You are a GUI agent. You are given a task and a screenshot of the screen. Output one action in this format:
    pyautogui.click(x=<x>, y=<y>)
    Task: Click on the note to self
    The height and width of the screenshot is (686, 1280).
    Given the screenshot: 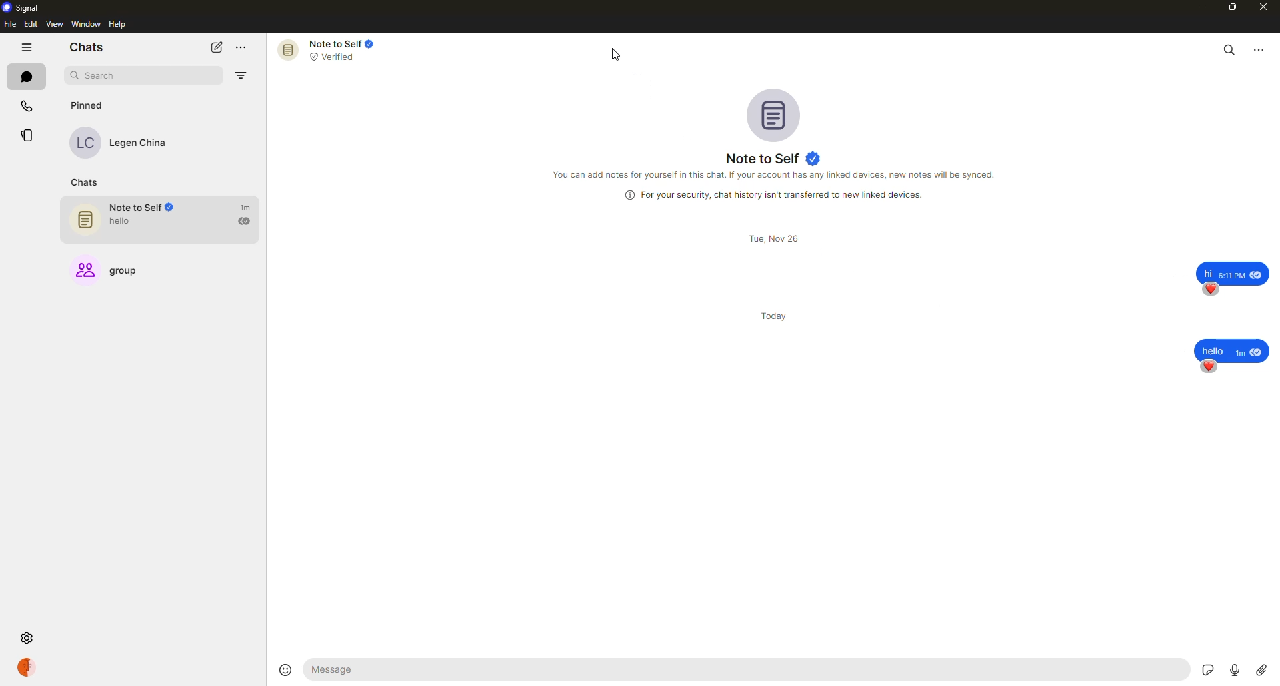 What is the action you would take?
    pyautogui.click(x=776, y=159)
    